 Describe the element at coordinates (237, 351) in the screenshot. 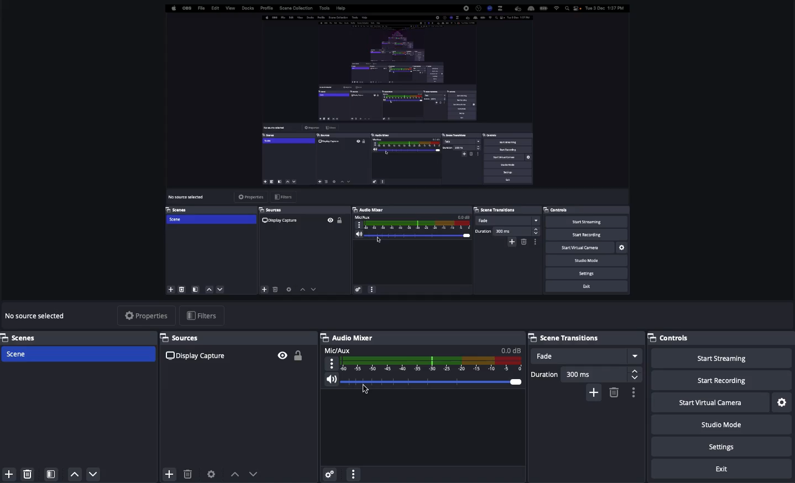

I see `Sources` at that location.